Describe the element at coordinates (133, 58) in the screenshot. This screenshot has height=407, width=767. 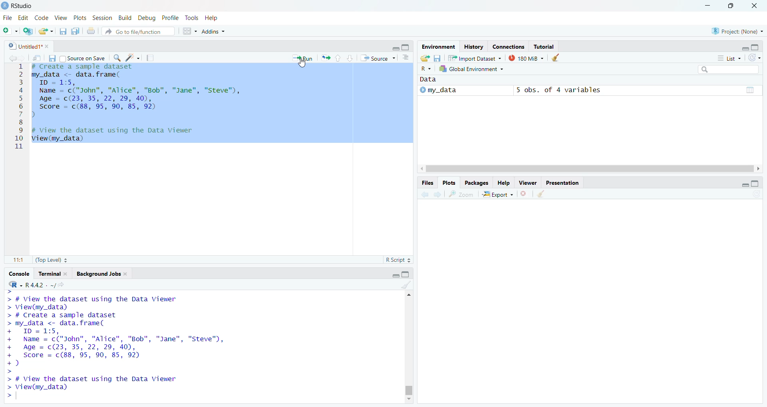
I see `Clear ` at that location.